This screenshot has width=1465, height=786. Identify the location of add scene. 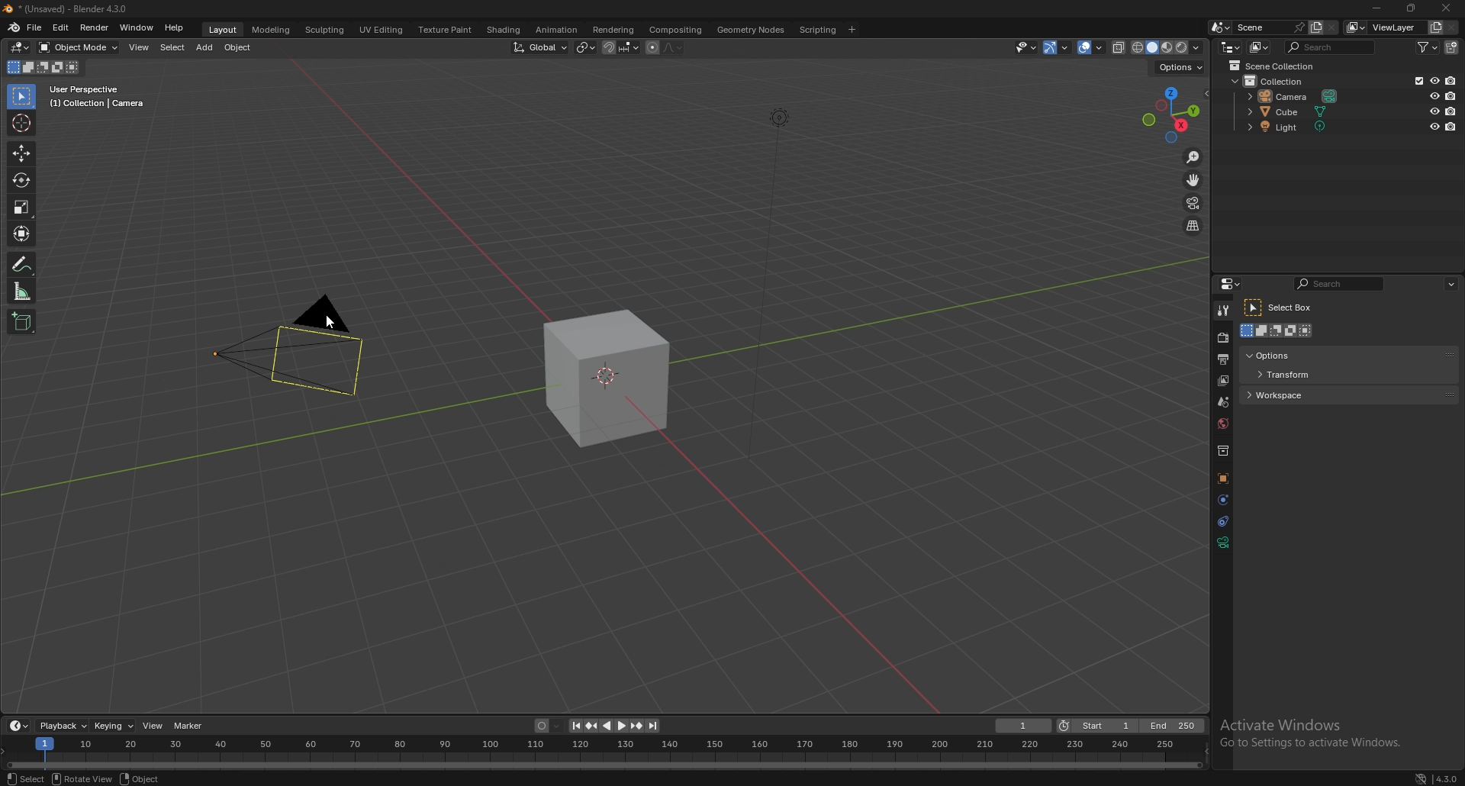
(1315, 28).